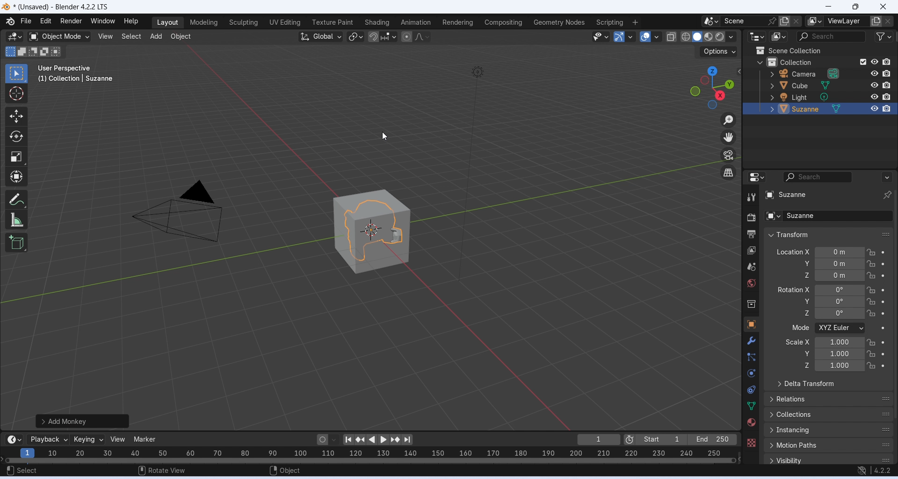  I want to click on Modeling, so click(203, 22).